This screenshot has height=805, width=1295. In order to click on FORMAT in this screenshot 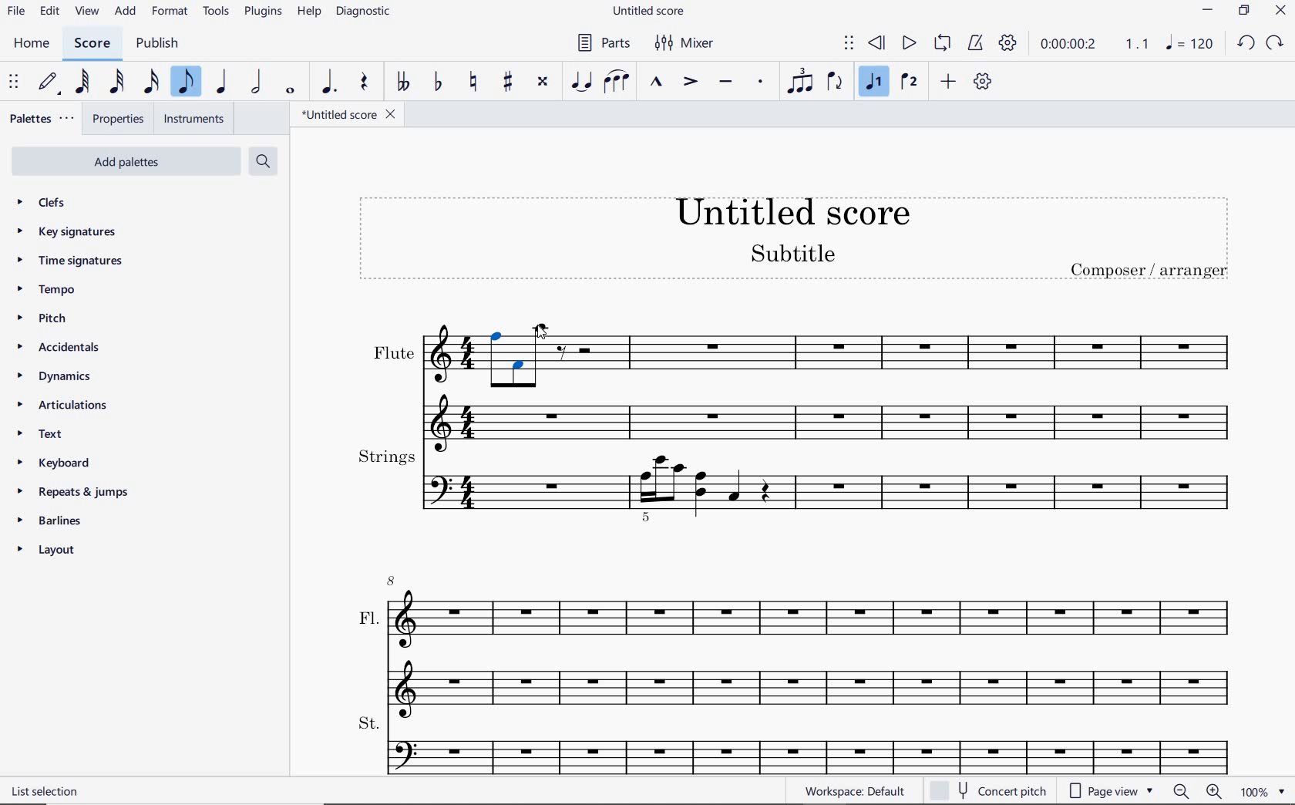, I will do `click(173, 13)`.